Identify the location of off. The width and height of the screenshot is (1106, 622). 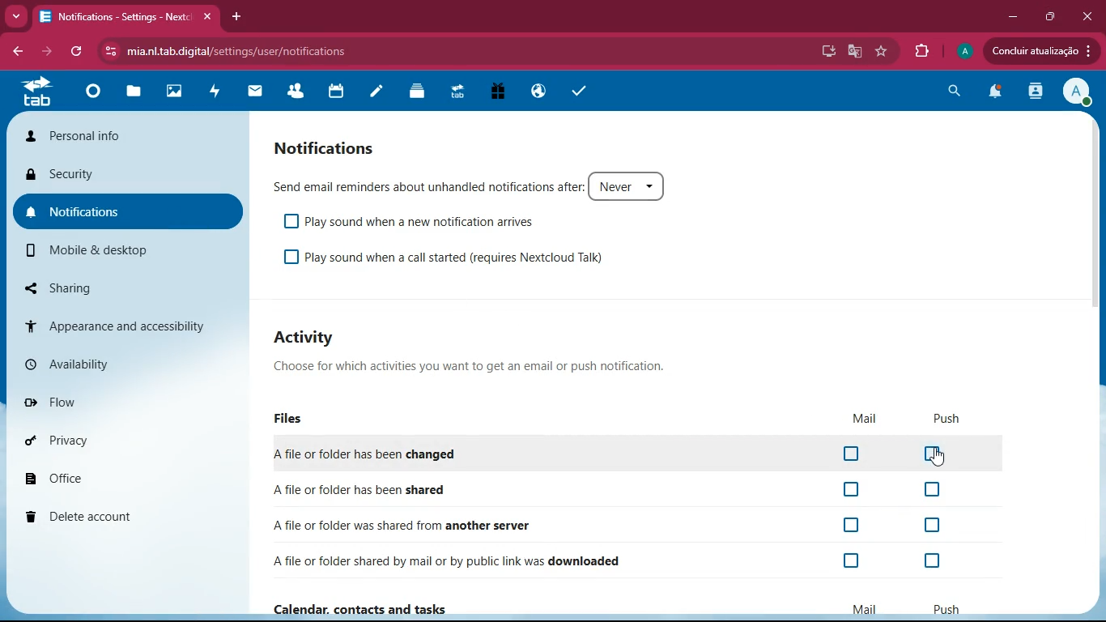
(853, 526).